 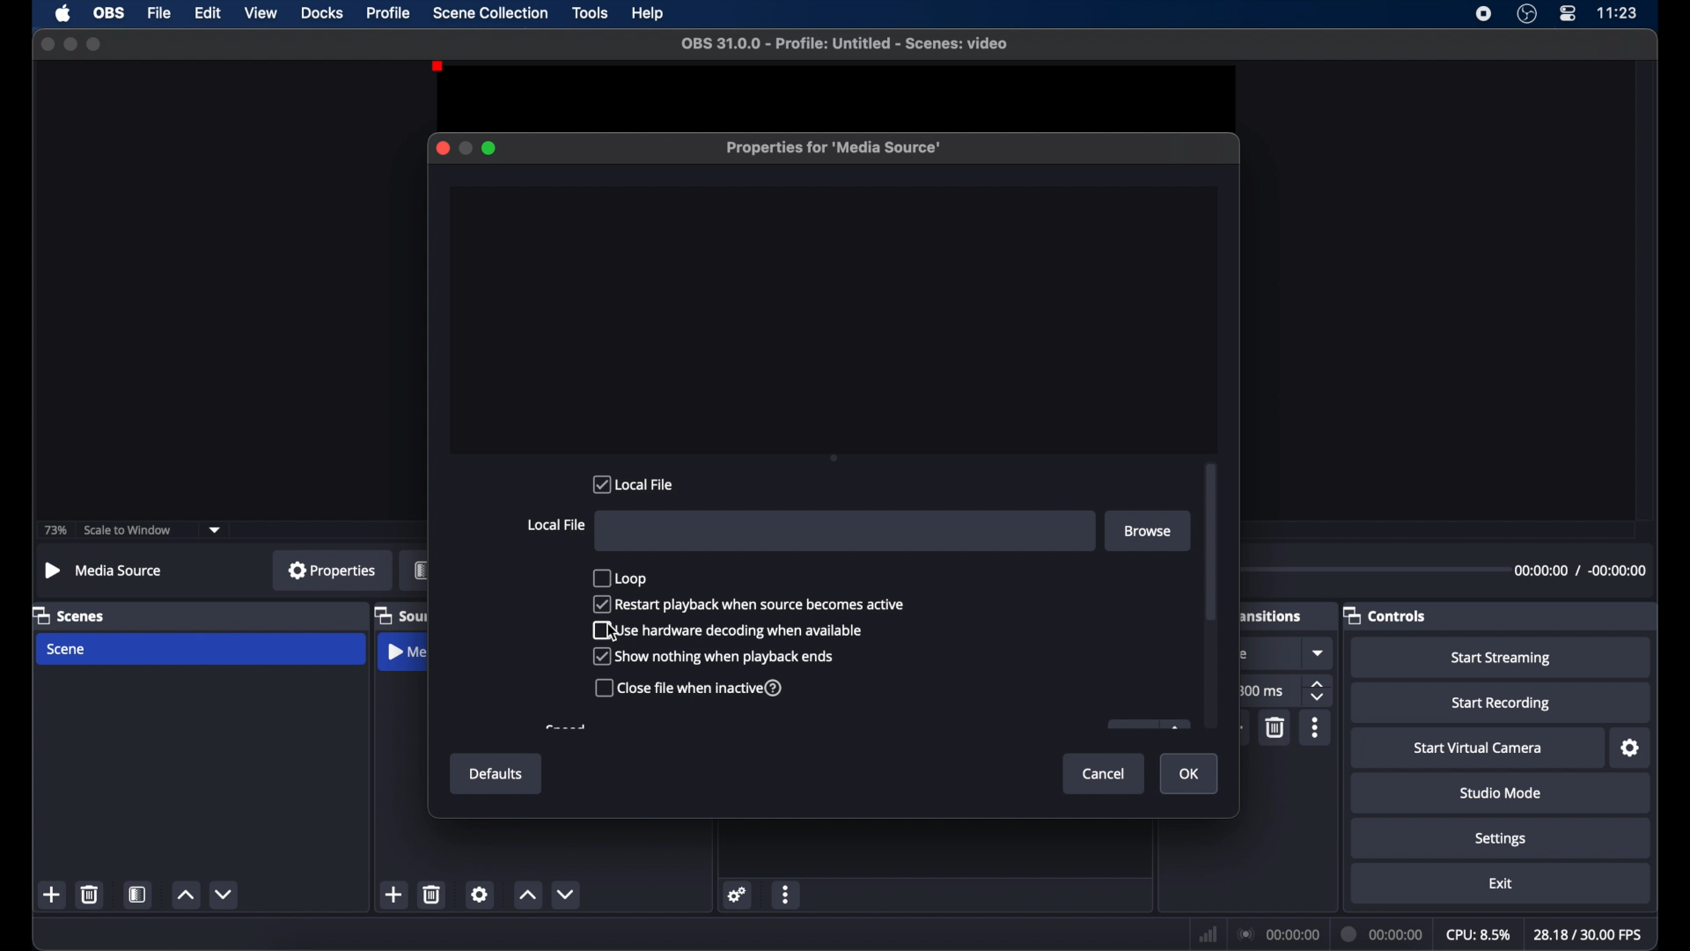 What do you see at coordinates (650, 14) in the screenshot?
I see `help` at bounding box center [650, 14].